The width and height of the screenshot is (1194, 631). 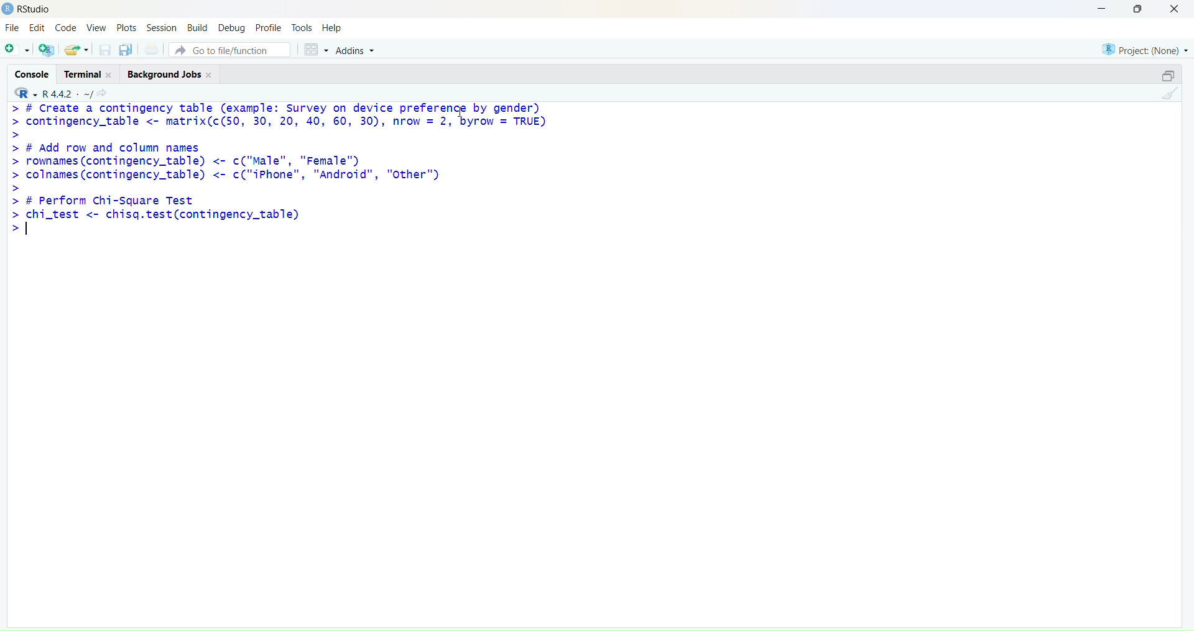 What do you see at coordinates (233, 29) in the screenshot?
I see `Debug` at bounding box center [233, 29].